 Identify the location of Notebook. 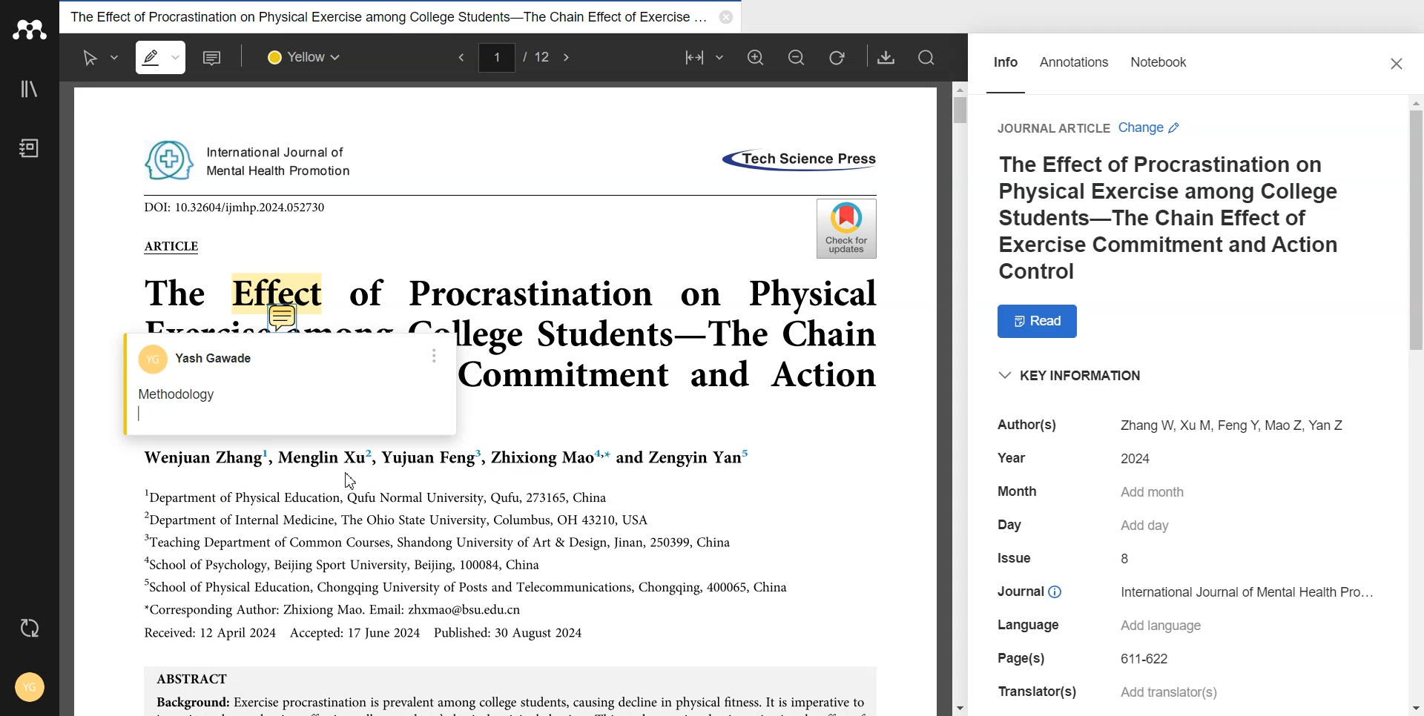
(29, 147).